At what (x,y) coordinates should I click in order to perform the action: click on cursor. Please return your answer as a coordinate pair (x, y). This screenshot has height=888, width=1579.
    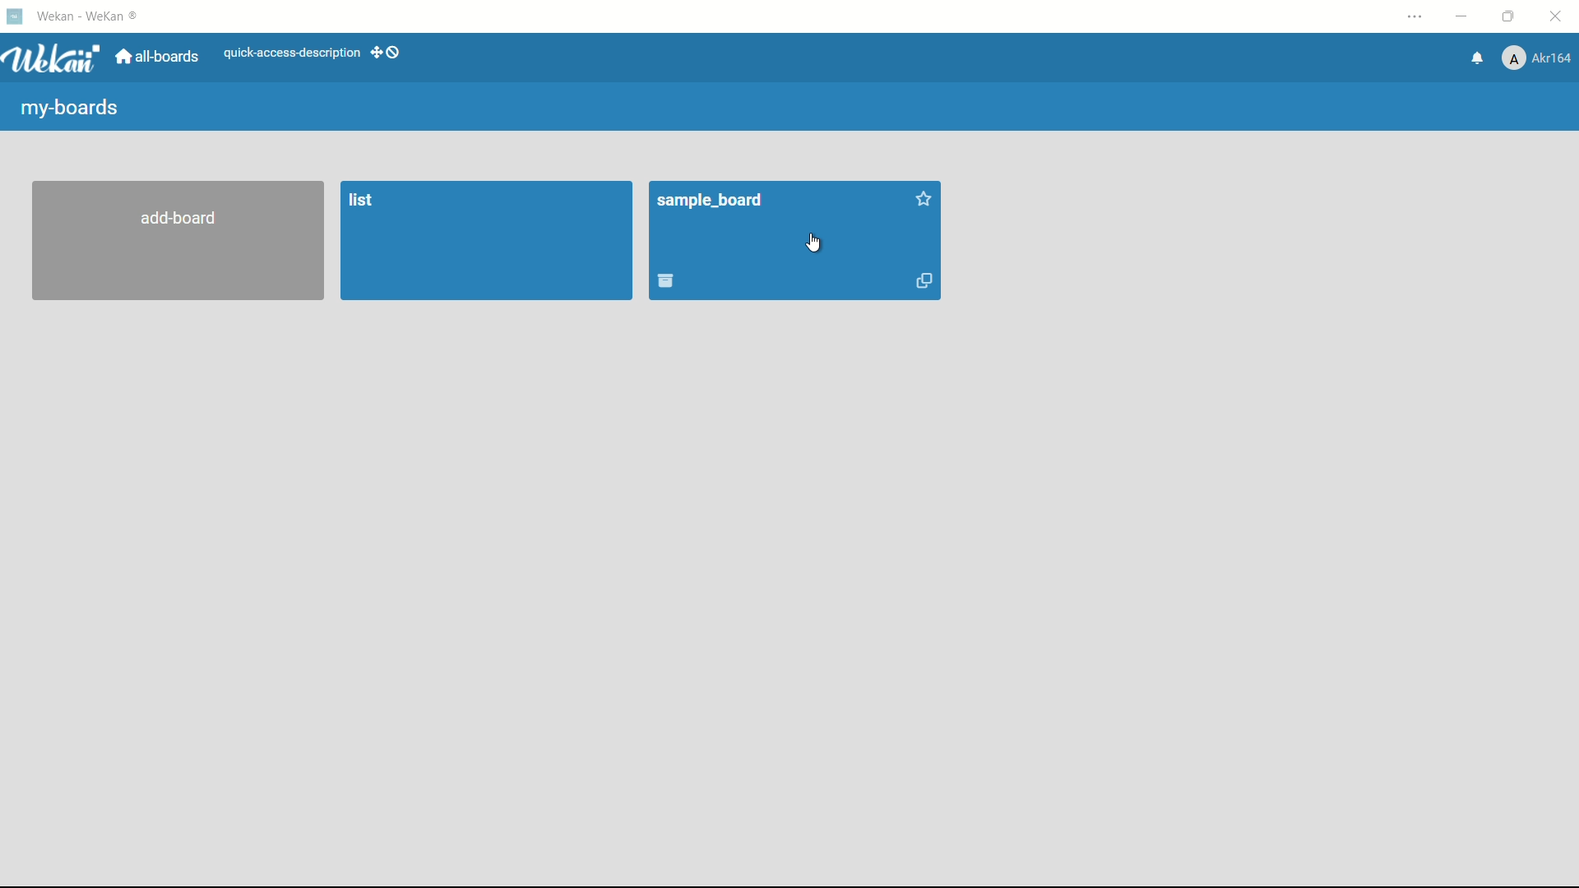
    Looking at the image, I should click on (812, 242).